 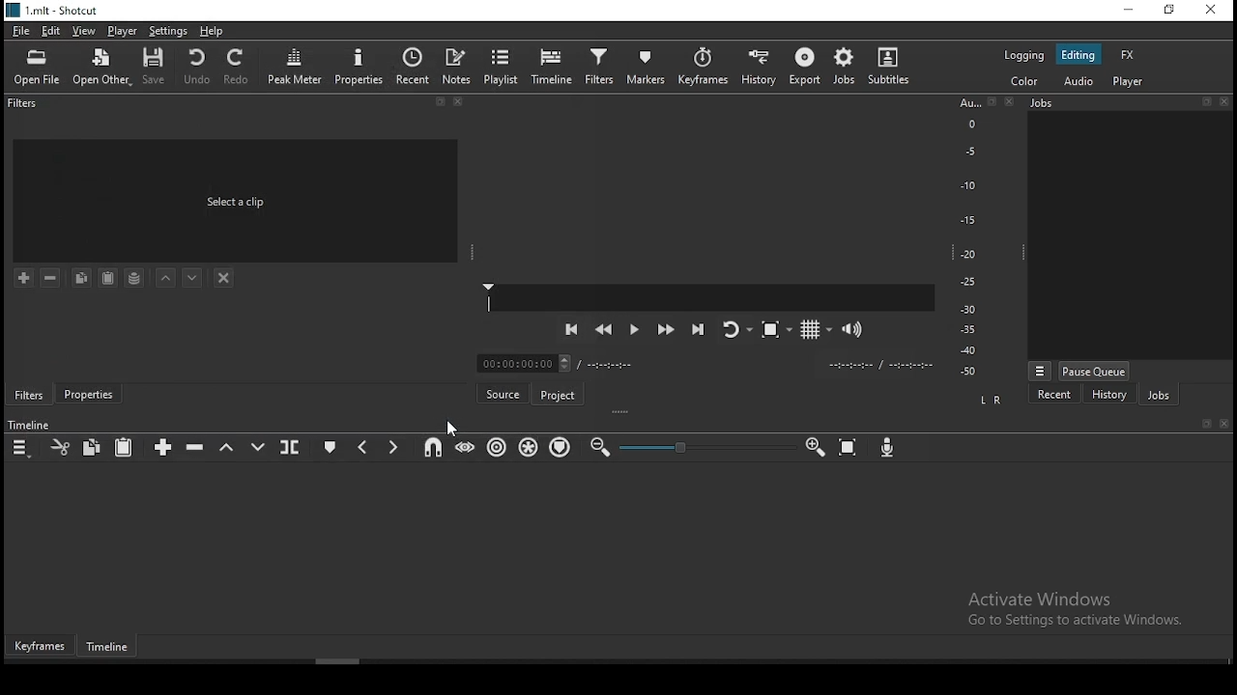 I want to click on history, so click(x=1109, y=395).